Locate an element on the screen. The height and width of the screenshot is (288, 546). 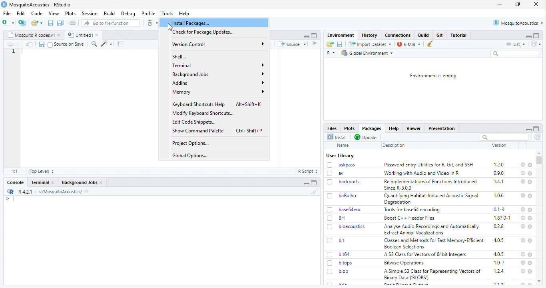
Keyboard Shortcuts Help is located at coordinates (199, 104).